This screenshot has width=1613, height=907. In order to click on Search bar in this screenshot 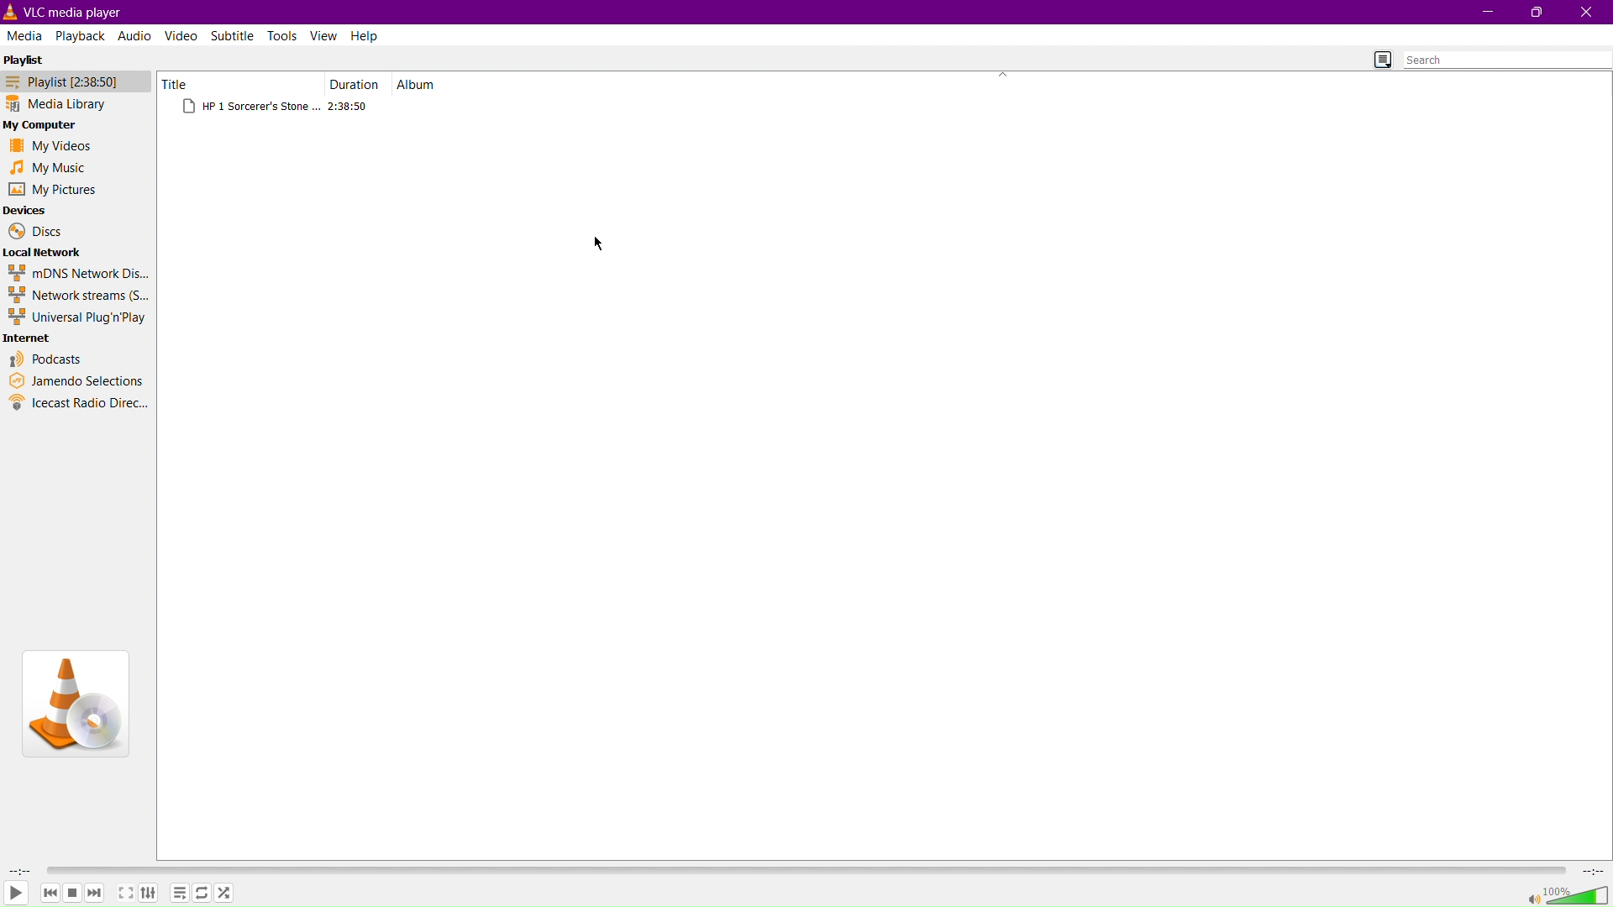, I will do `click(1507, 60)`.